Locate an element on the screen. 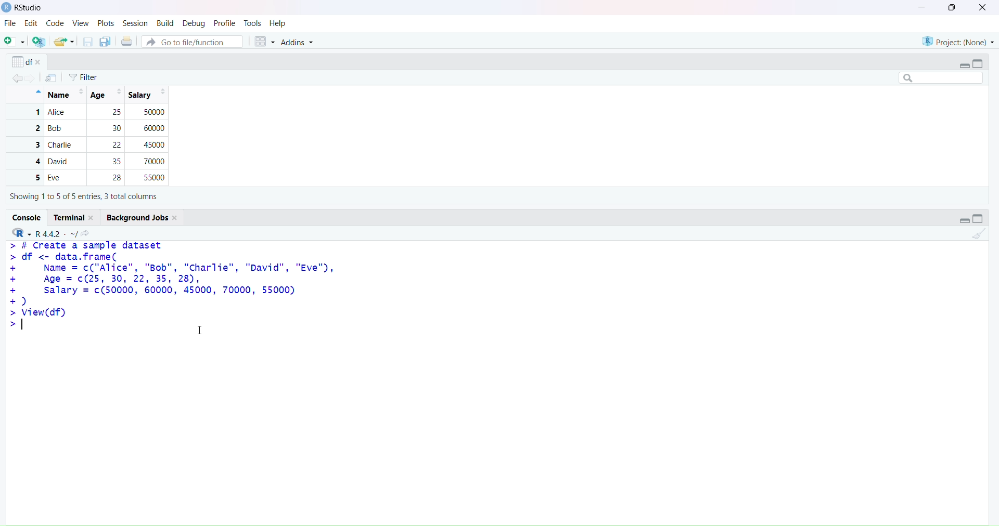 The width and height of the screenshot is (999, 526). collapse is located at coordinates (982, 63).